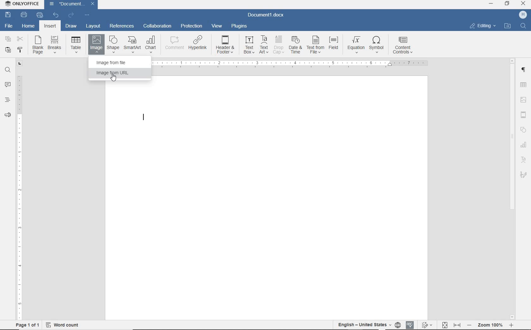 The width and height of the screenshot is (531, 330). What do you see at coordinates (132, 45) in the screenshot?
I see `SmartArt` at bounding box center [132, 45].